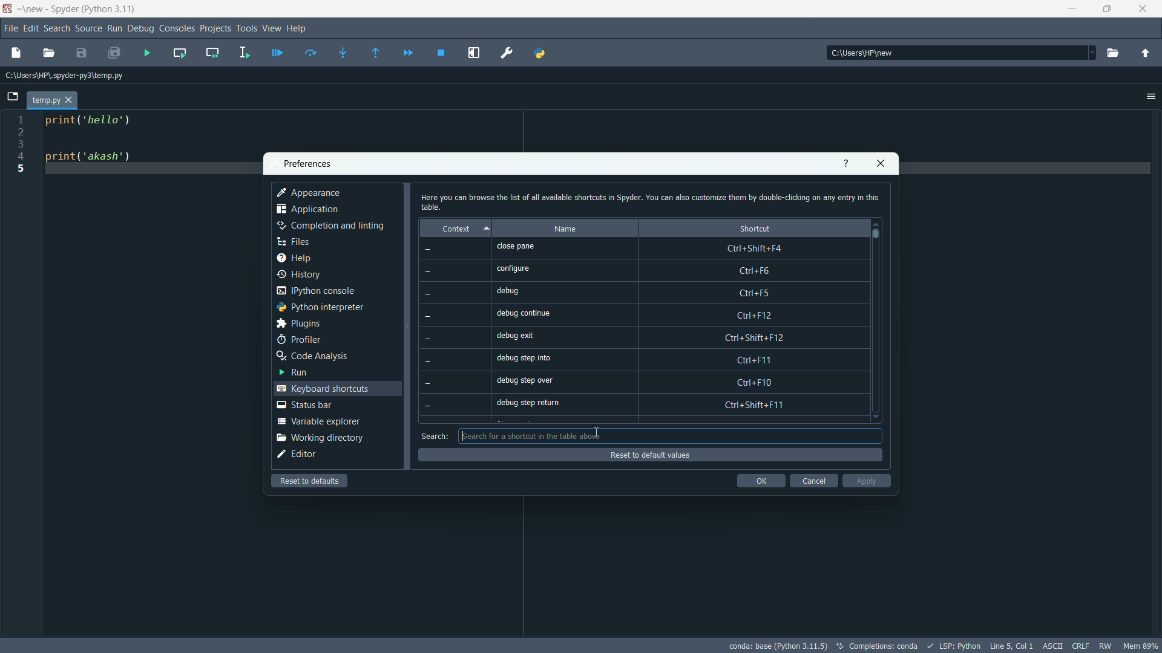  Describe the element at coordinates (300, 323) in the screenshot. I see `plugins` at that location.